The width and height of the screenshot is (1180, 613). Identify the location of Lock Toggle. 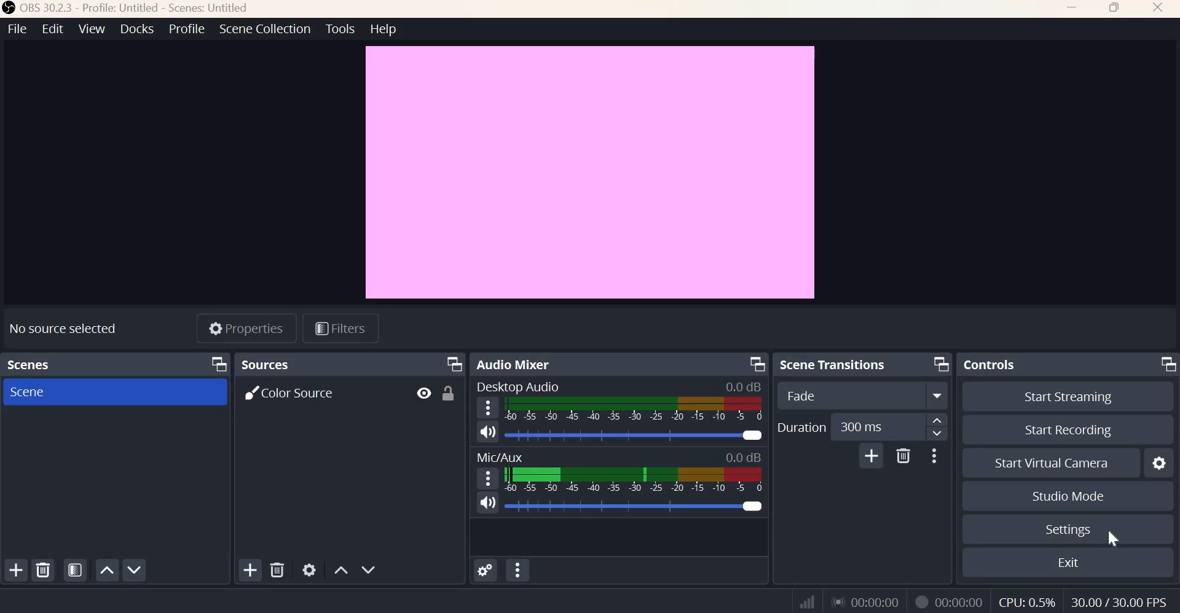
(450, 394).